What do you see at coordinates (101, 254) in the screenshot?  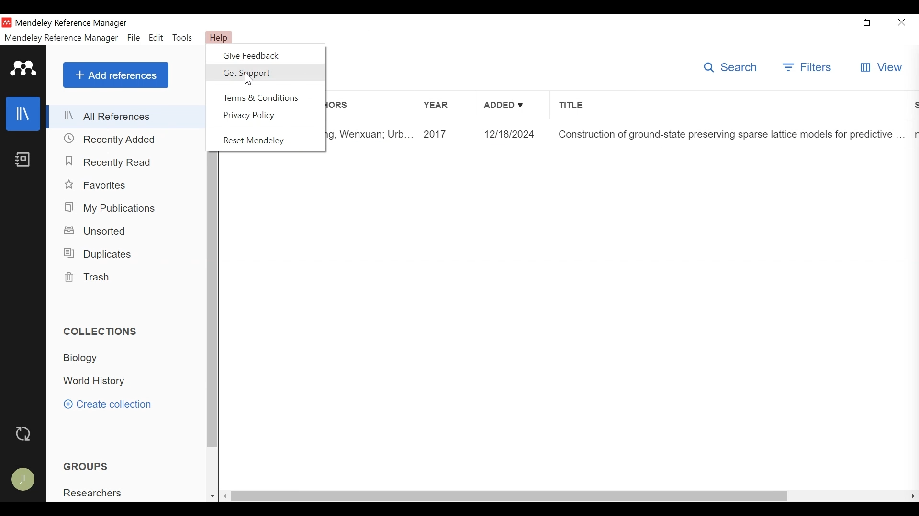 I see `Duplicates` at bounding box center [101, 254].